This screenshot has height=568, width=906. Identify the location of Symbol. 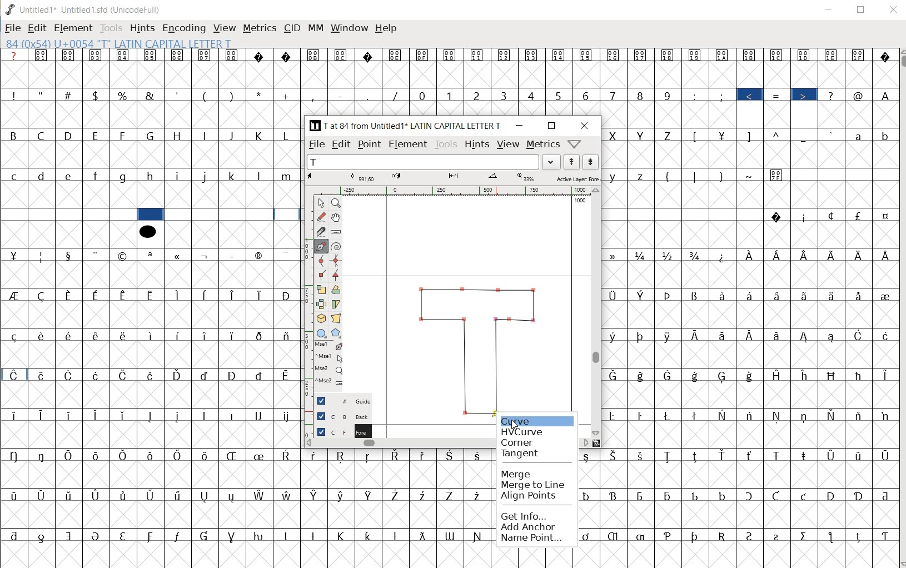
(152, 537).